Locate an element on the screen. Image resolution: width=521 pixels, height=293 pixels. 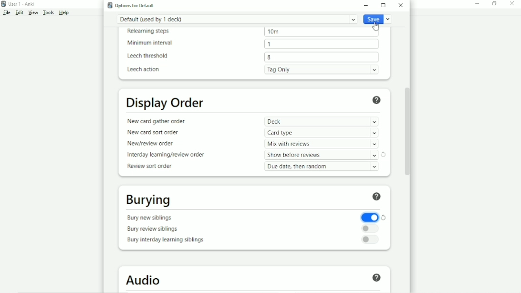
Minimize is located at coordinates (367, 5).